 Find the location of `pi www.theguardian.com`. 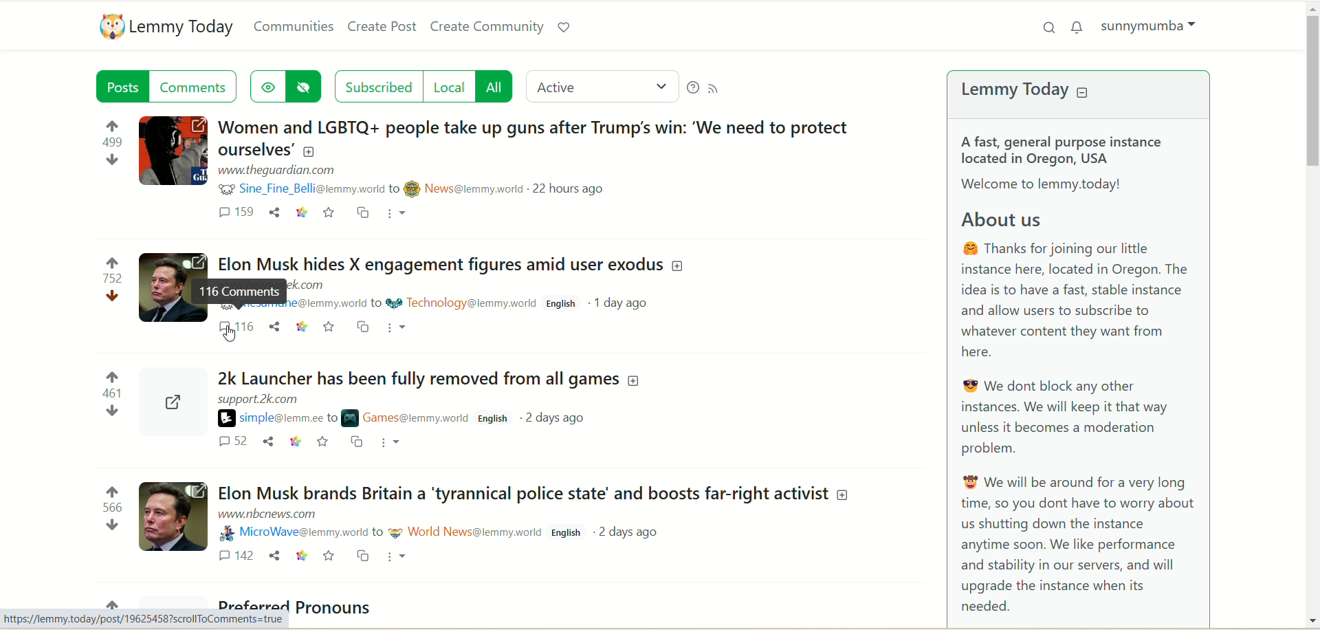

pi www.theguardian.com is located at coordinates (278, 171).